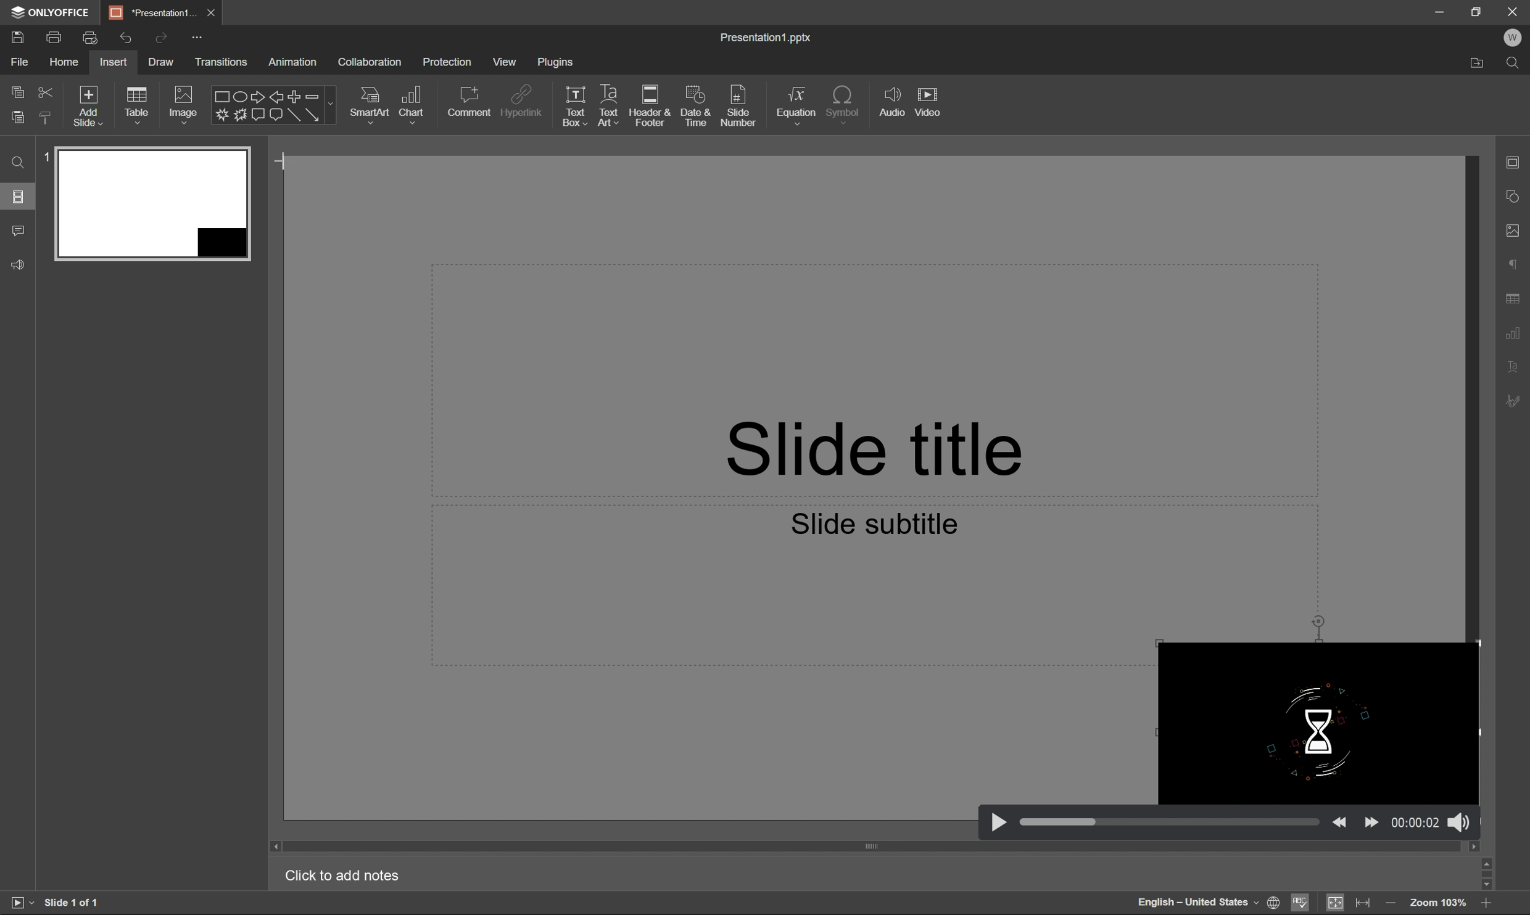  I want to click on print a file, so click(56, 35).